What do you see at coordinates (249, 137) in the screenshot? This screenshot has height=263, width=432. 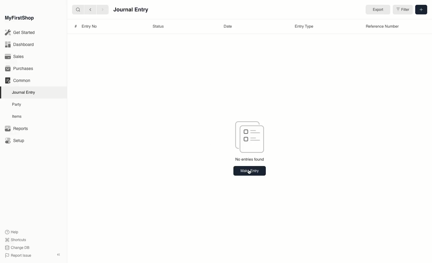 I see `Emblem` at bounding box center [249, 137].